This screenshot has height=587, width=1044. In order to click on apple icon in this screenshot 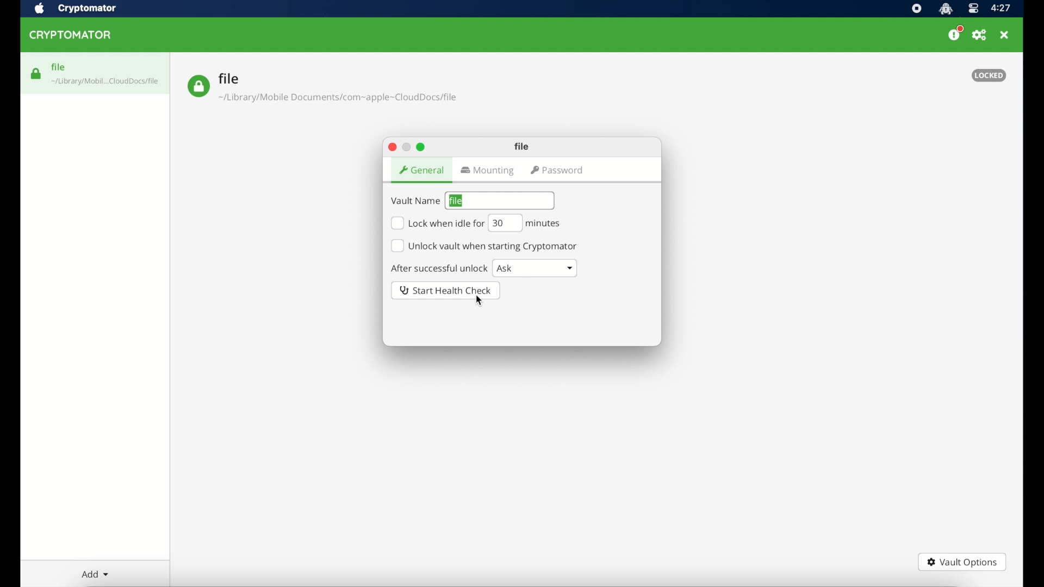, I will do `click(39, 9)`.